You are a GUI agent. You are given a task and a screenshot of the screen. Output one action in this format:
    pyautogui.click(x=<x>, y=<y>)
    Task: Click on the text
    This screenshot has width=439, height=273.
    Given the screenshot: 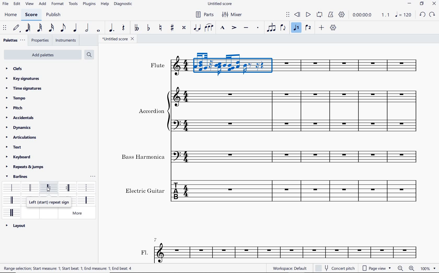 What is the action you would take?
    pyautogui.click(x=145, y=252)
    